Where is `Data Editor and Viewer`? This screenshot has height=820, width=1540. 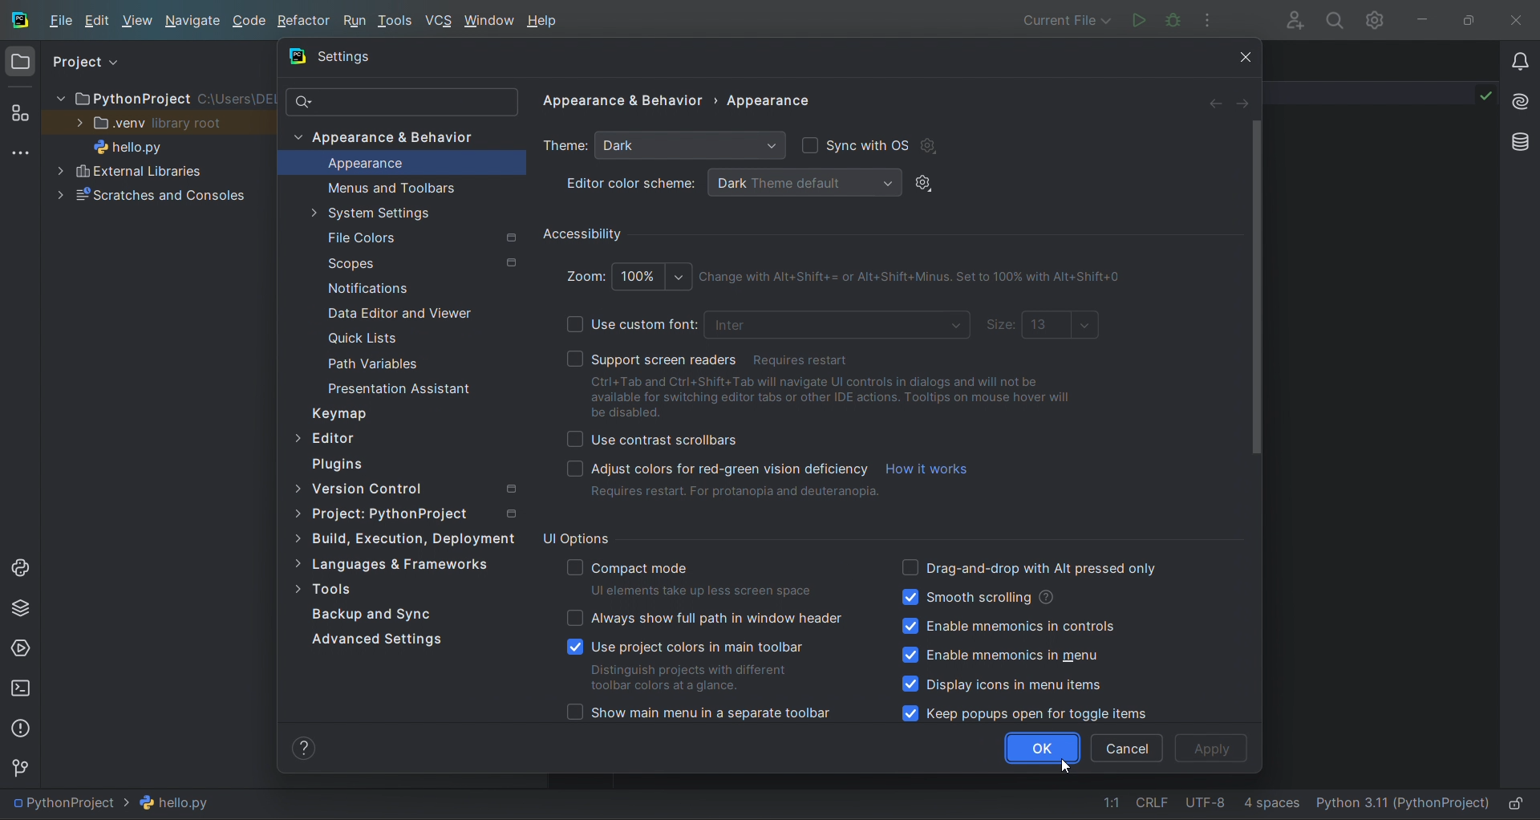
Data Editor and Viewer is located at coordinates (399, 317).